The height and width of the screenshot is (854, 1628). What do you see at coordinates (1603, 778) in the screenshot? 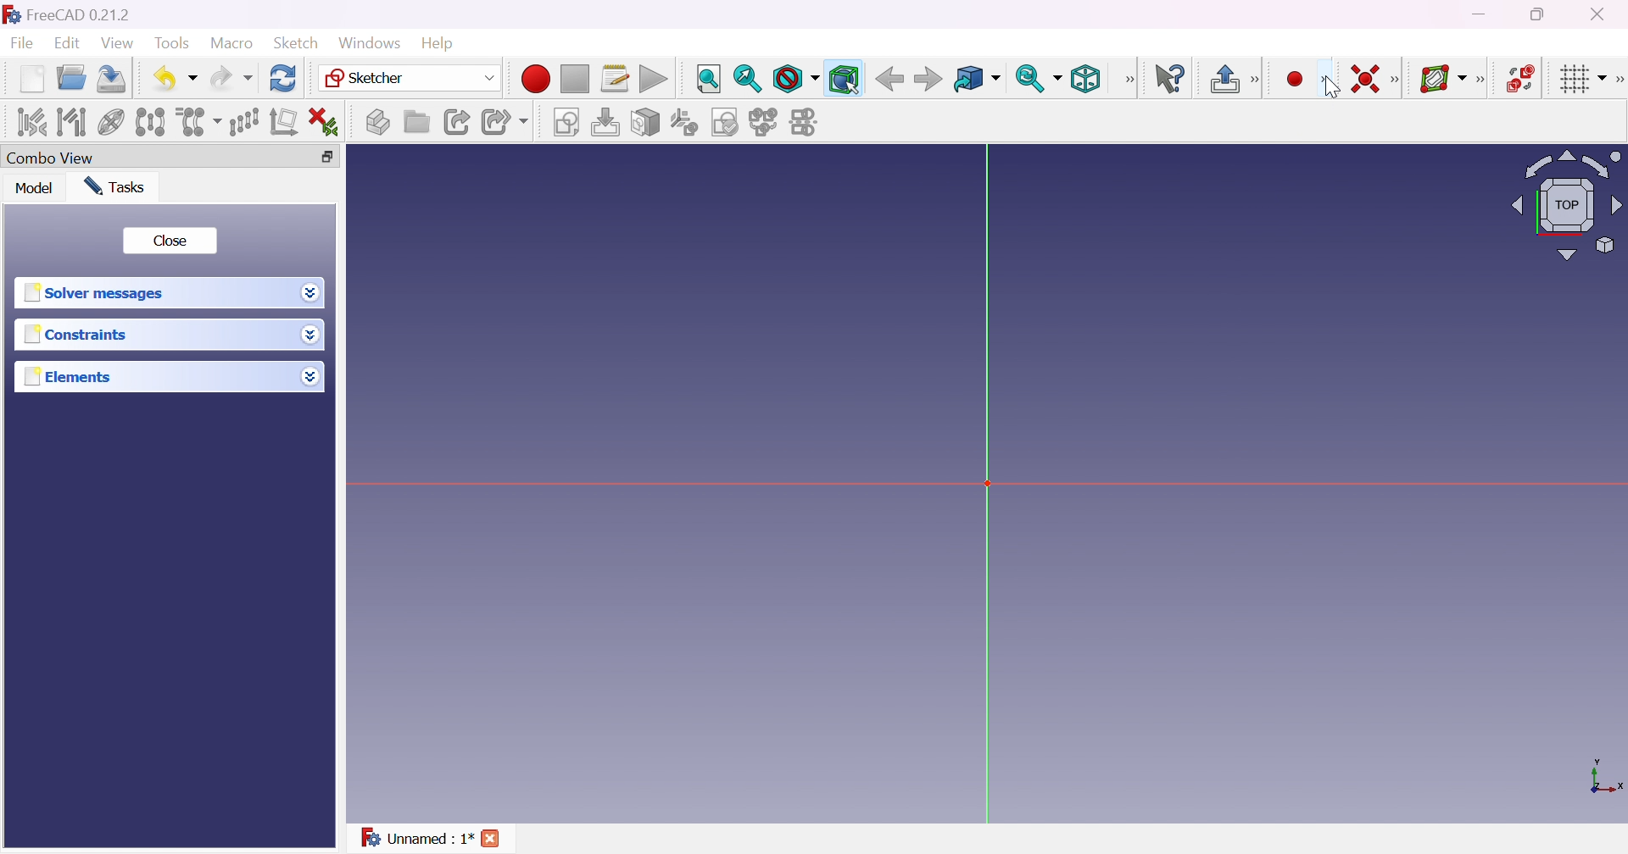
I see `x, y axis` at bounding box center [1603, 778].